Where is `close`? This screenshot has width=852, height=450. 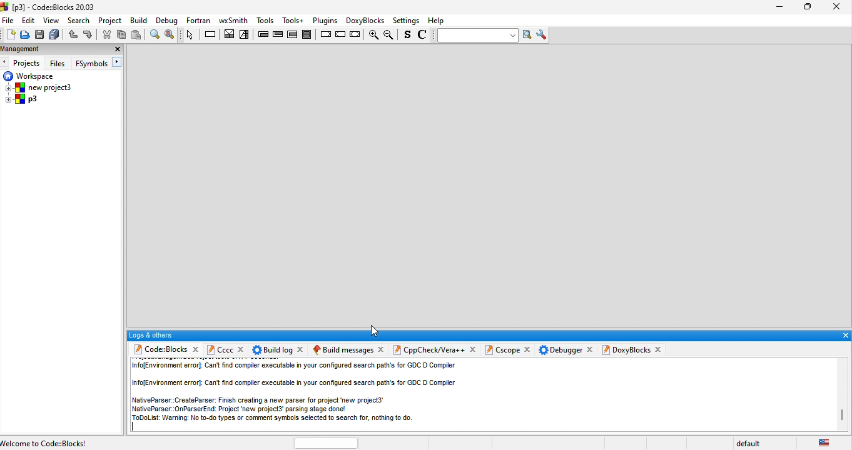 close is located at coordinates (589, 350).